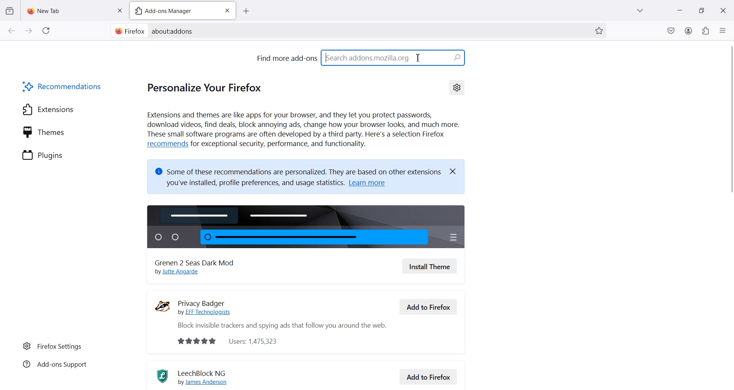  What do you see at coordinates (671, 31) in the screenshot?
I see `Save to pocket` at bounding box center [671, 31].